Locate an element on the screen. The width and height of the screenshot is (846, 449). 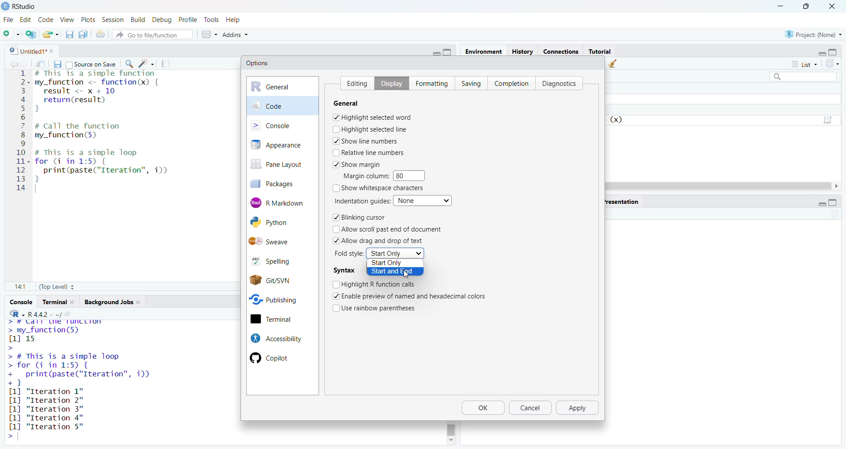
find/replace is located at coordinates (128, 64).